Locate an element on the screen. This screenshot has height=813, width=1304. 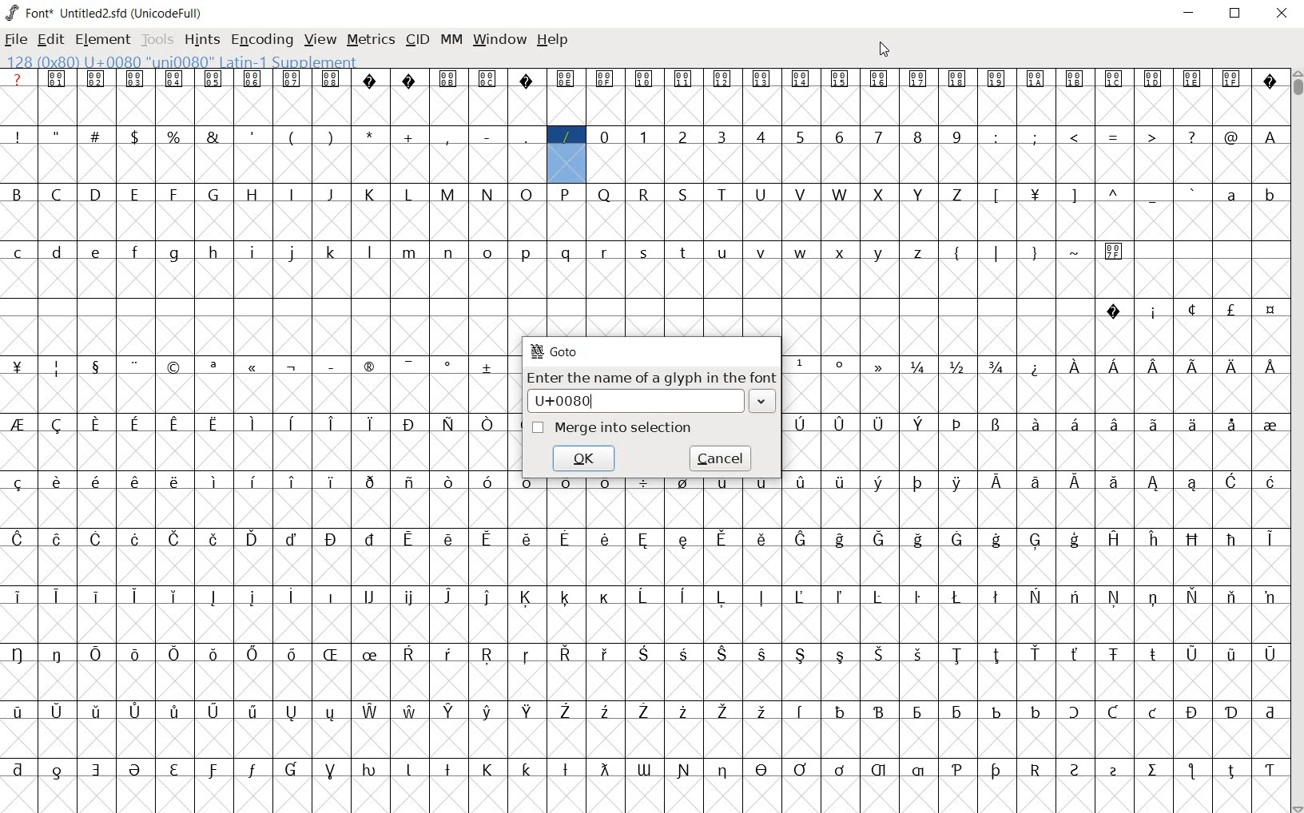
glyph is located at coordinates (1271, 311).